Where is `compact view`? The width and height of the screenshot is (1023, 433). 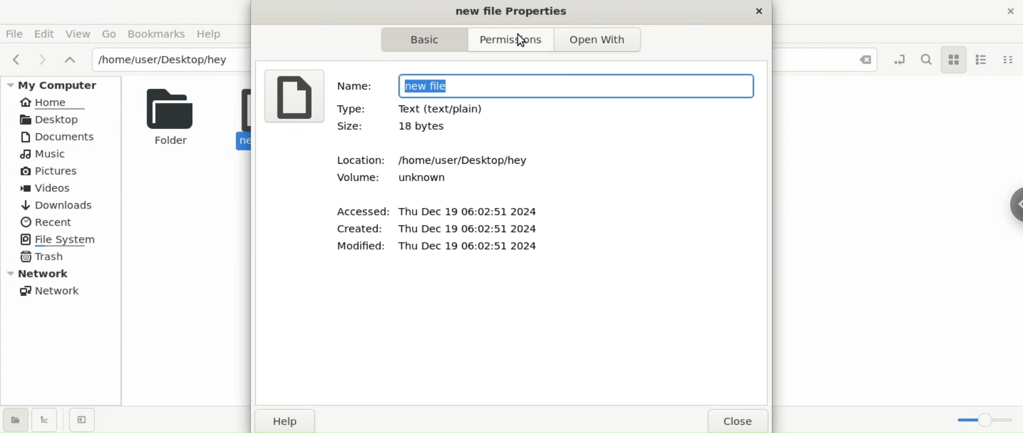 compact view is located at coordinates (1009, 59).